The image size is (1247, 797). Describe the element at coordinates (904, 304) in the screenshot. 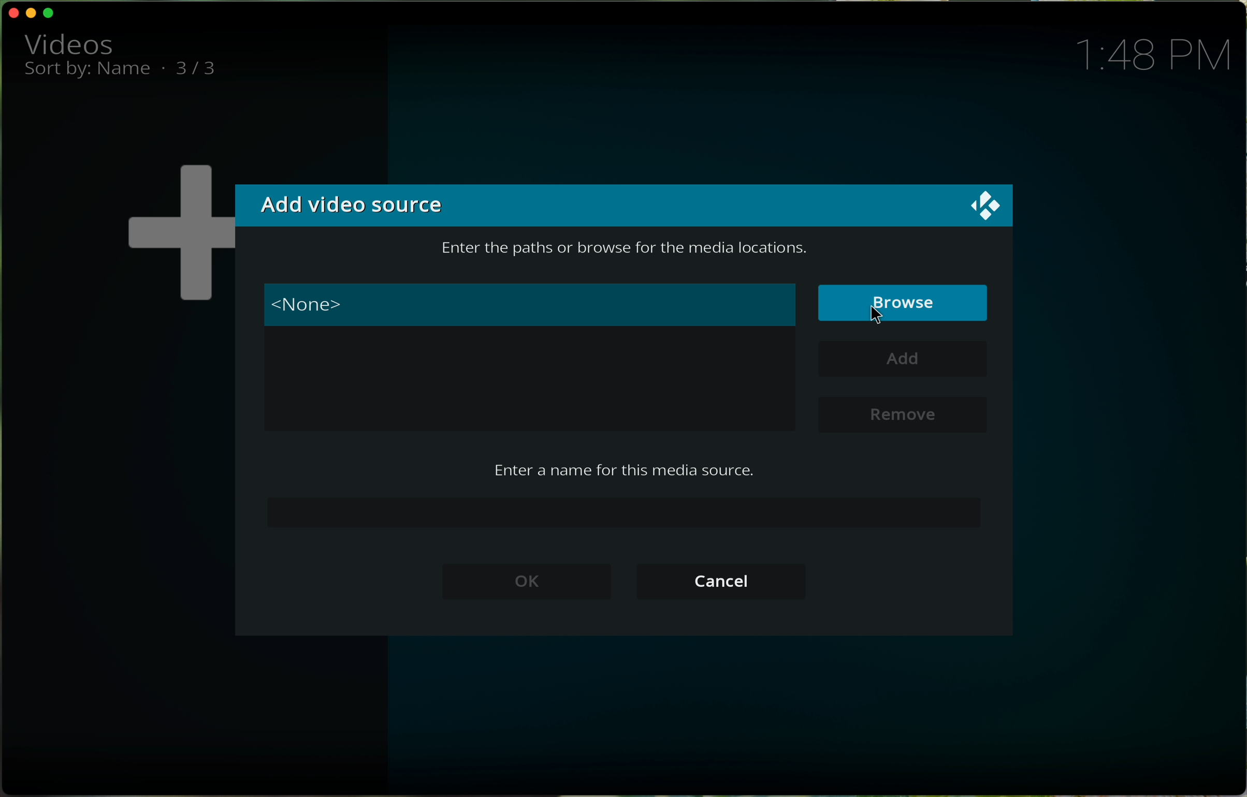

I see `click on browse button` at that location.